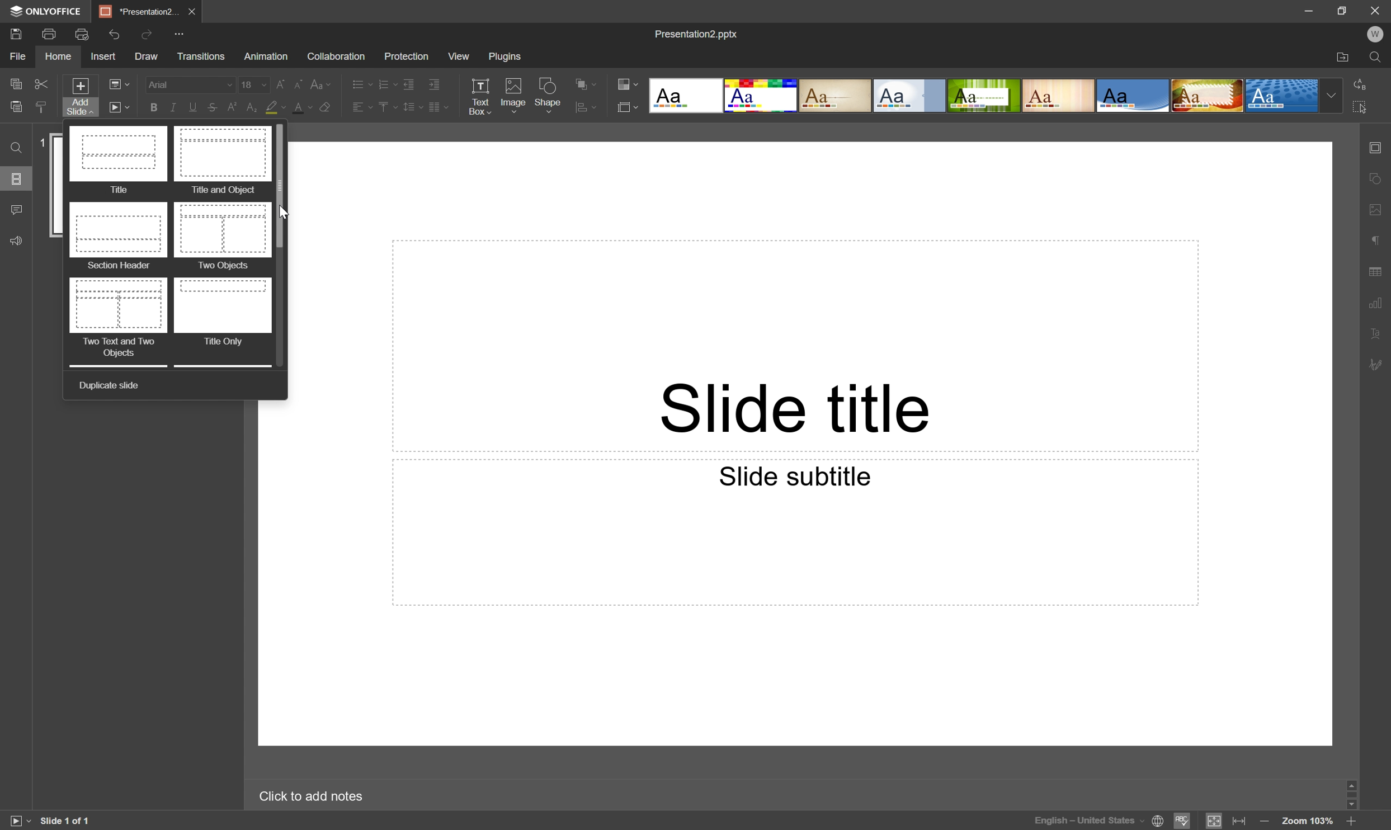 The height and width of the screenshot is (830, 1391). Describe the element at coordinates (254, 106) in the screenshot. I see `Subscript` at that location.